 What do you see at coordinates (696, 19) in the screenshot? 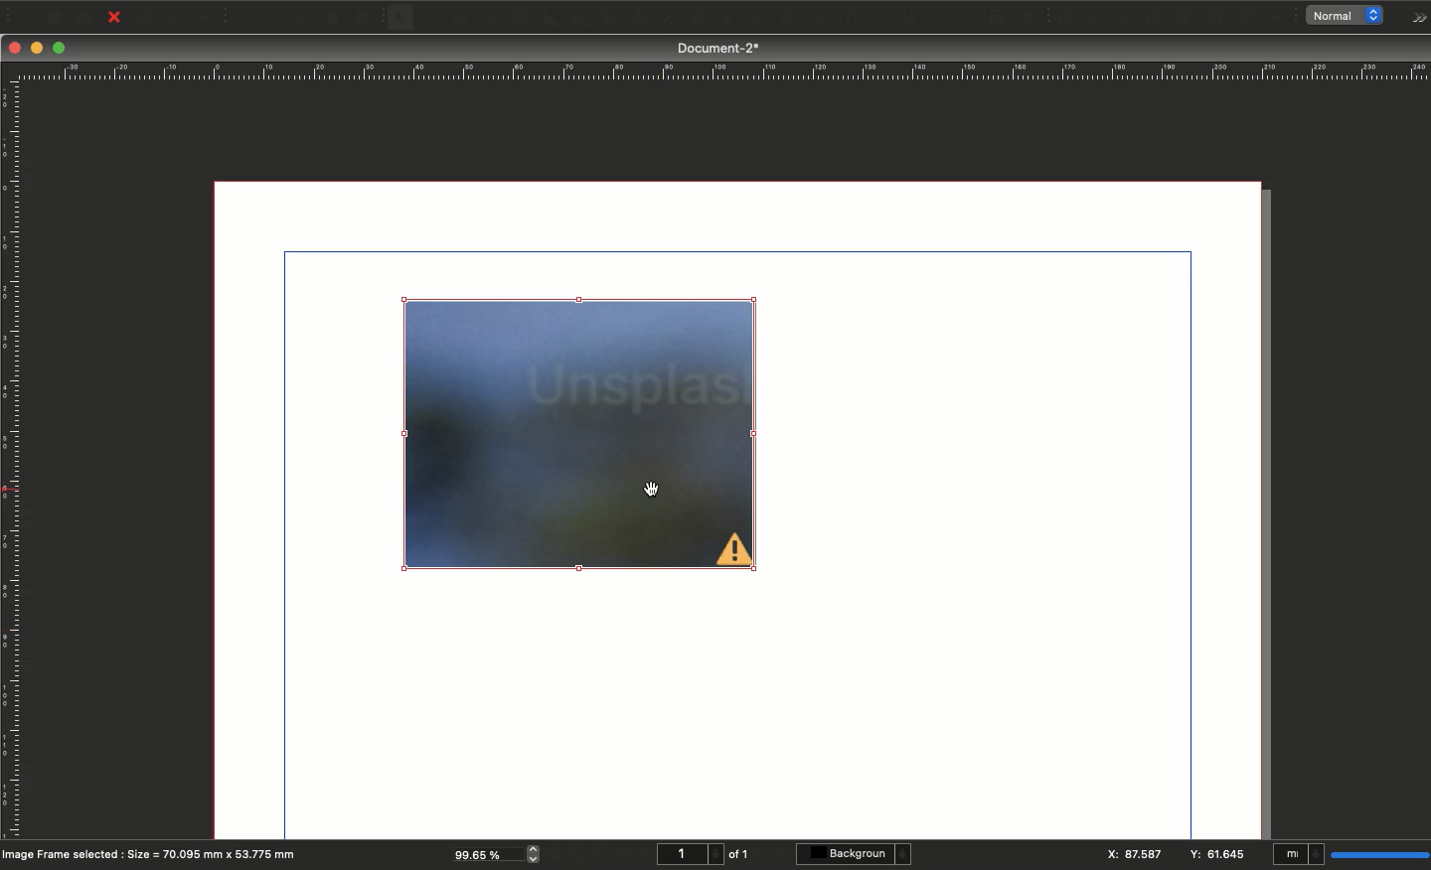
I see `Bézier curve` at bounding box center [696, 19].